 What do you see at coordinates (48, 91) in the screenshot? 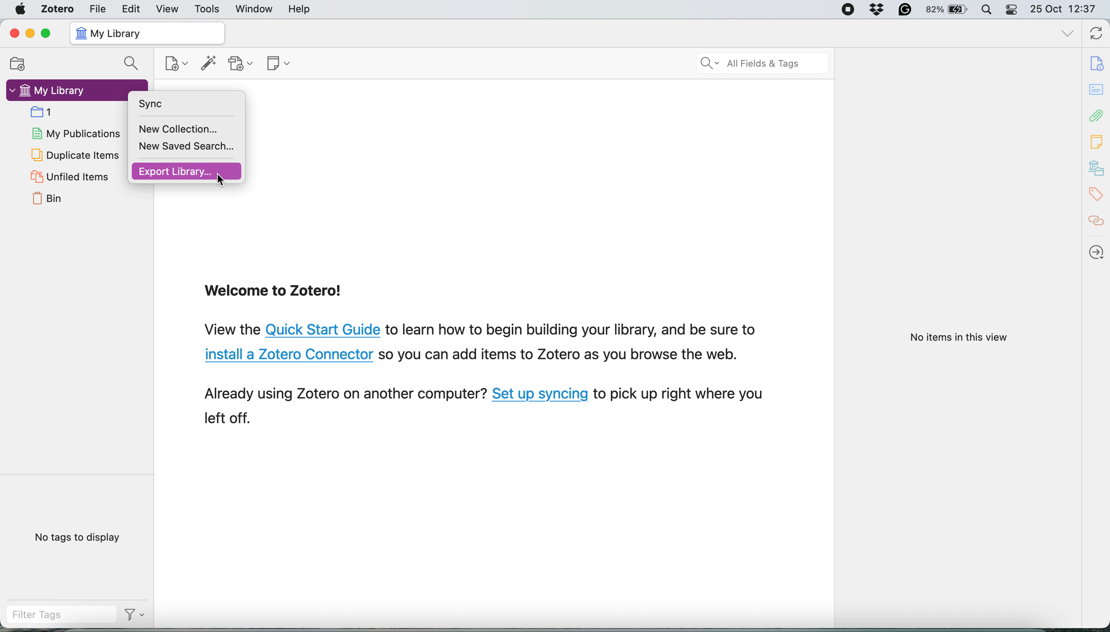
I see `my library` at bounding box center [48, 91].